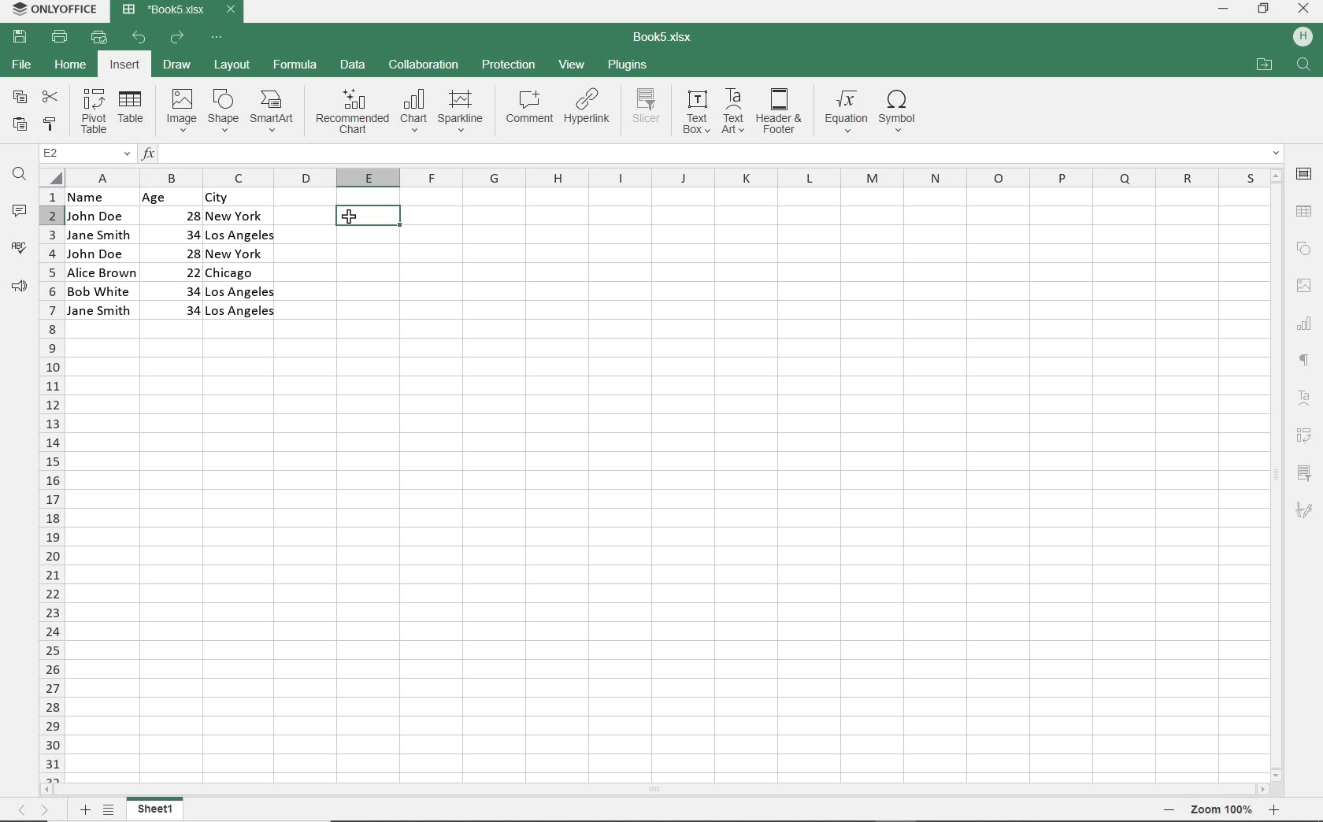 The height and width of the screenshot is (822, 1323). Describe the element at coordinates (510, 65) in the screenshot. I see `PROTECTION` at that location.